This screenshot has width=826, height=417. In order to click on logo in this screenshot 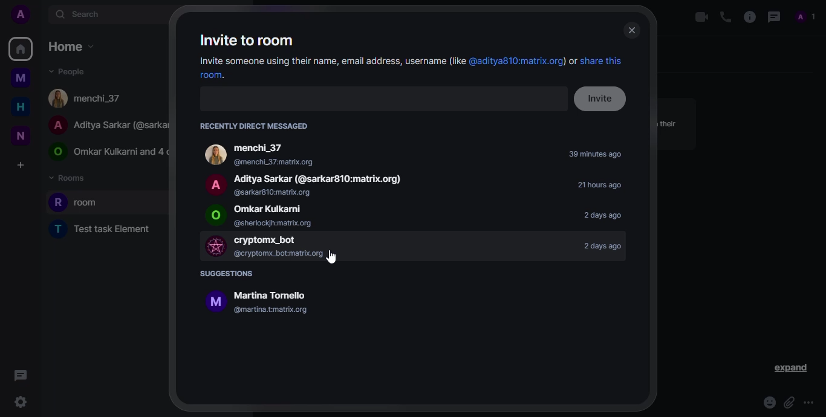, I will do `click(215, 215)`.